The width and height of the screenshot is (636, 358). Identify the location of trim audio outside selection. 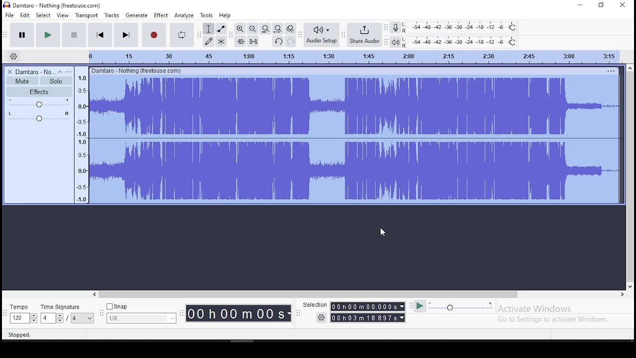
(240, 41).